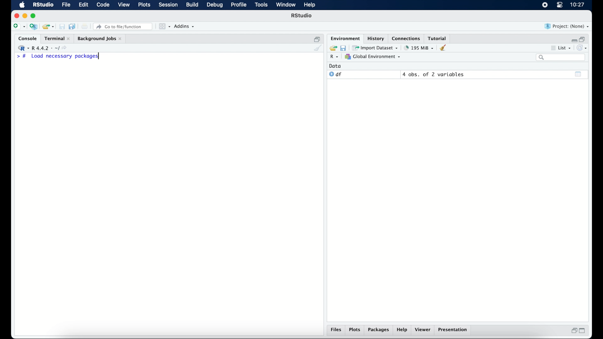 The width and height of the screenshot is (603, 339). I want to click on minimize, so click(25, 16).